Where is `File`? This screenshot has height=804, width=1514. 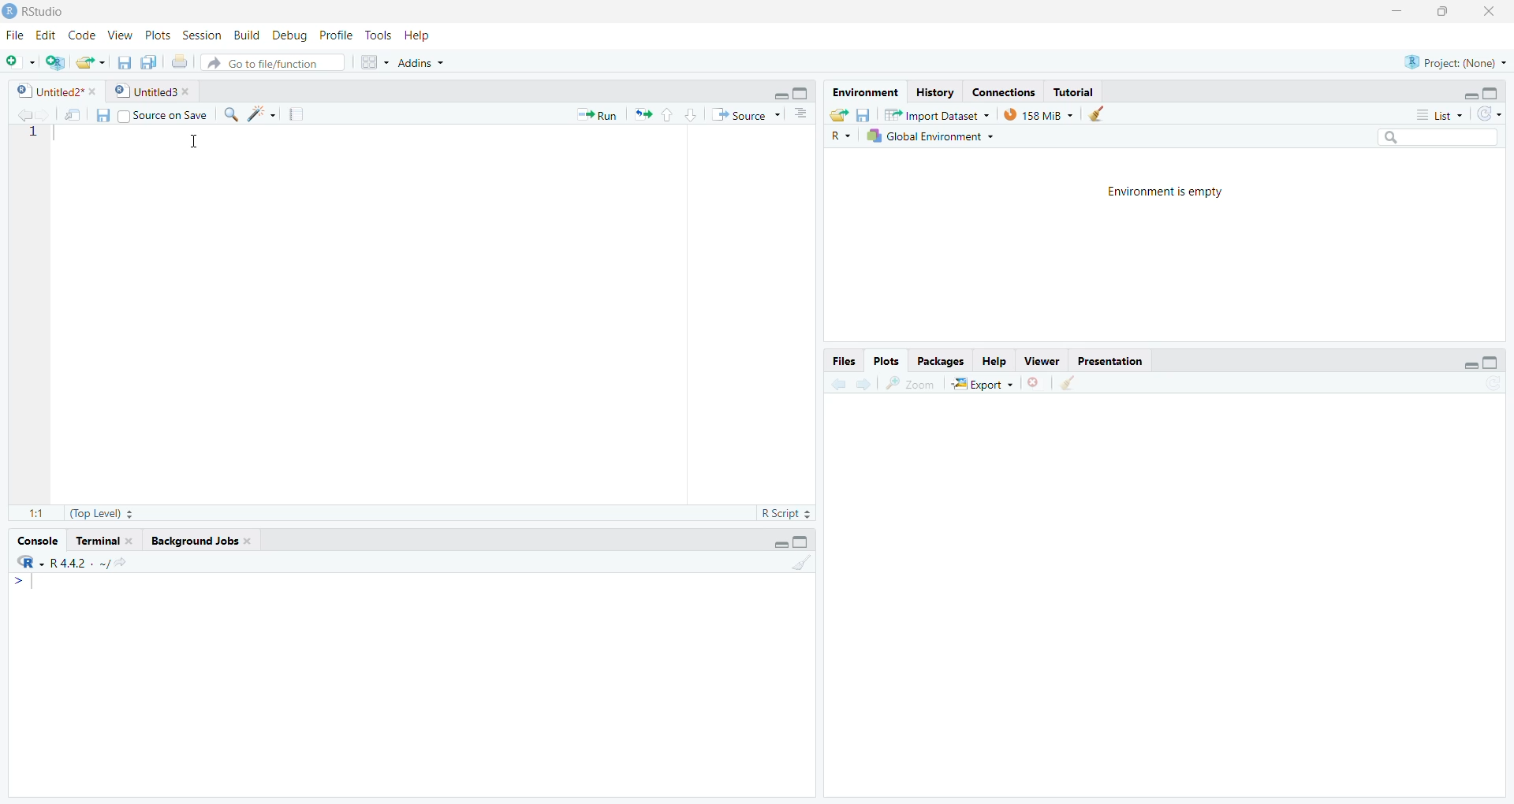
File is located at coordinates (13, 35).